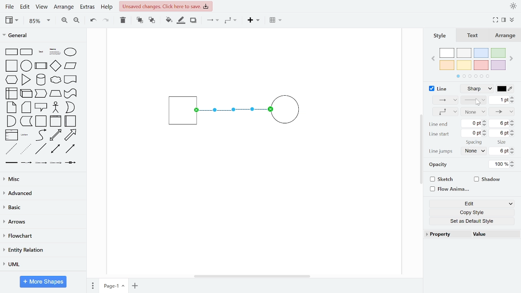  Describe the element at coordinates (501, 100) in the screenshot. I see `change line width` at that location.